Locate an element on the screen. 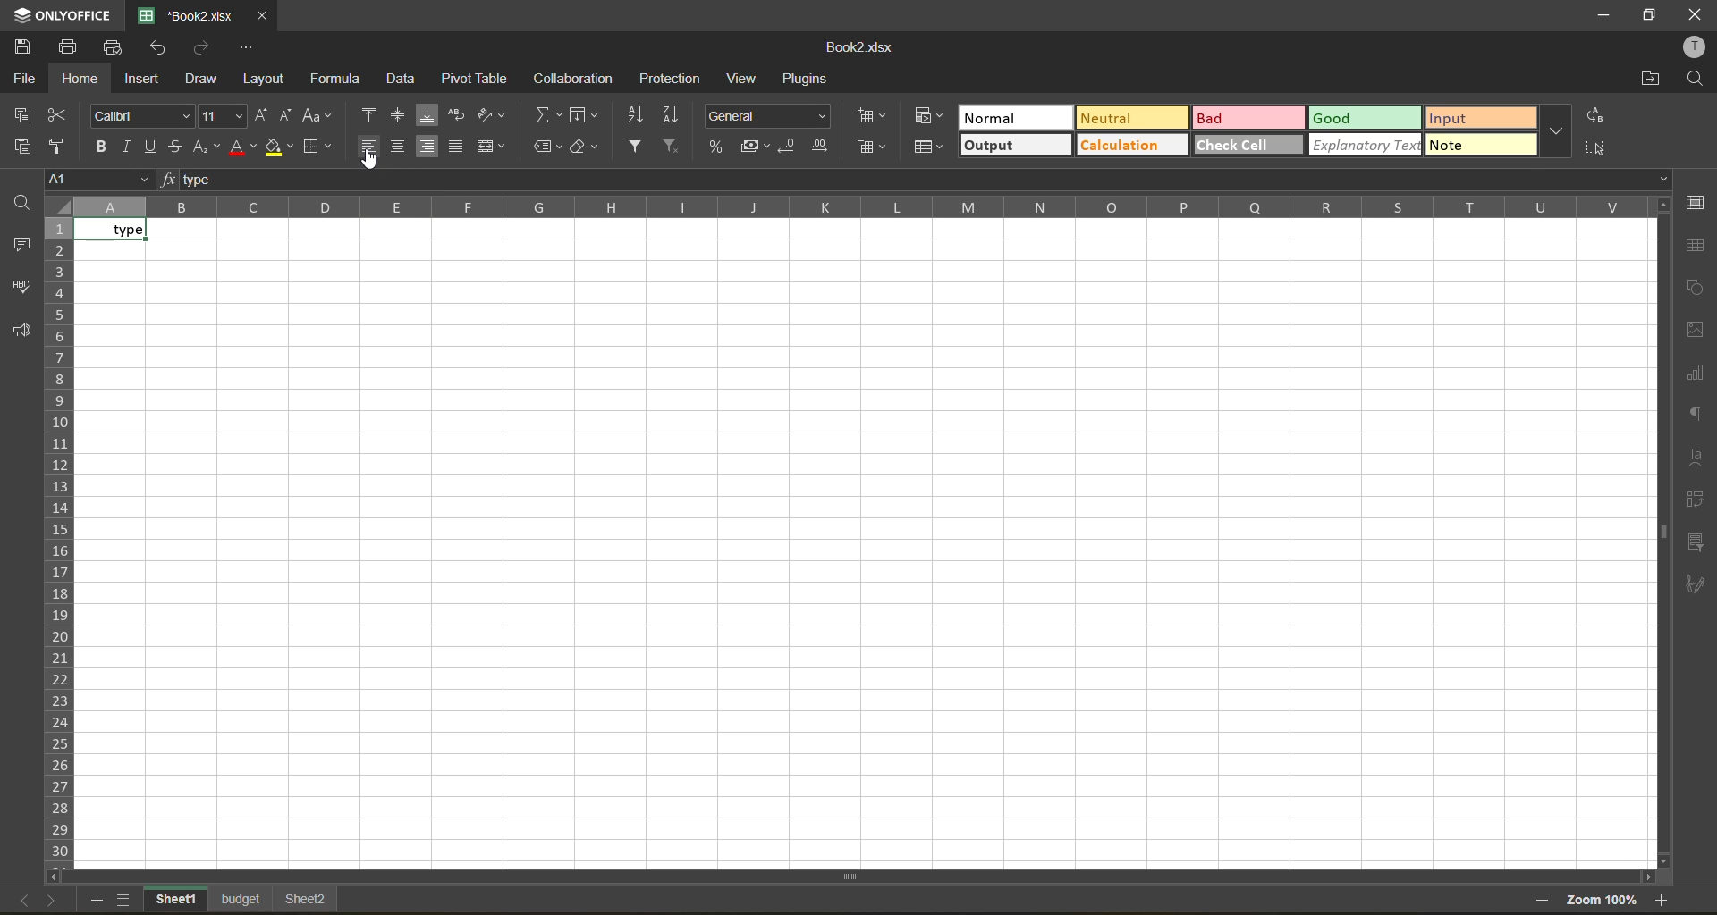 The image size is (1717, 915). undo is located at coordinates (160, 47).